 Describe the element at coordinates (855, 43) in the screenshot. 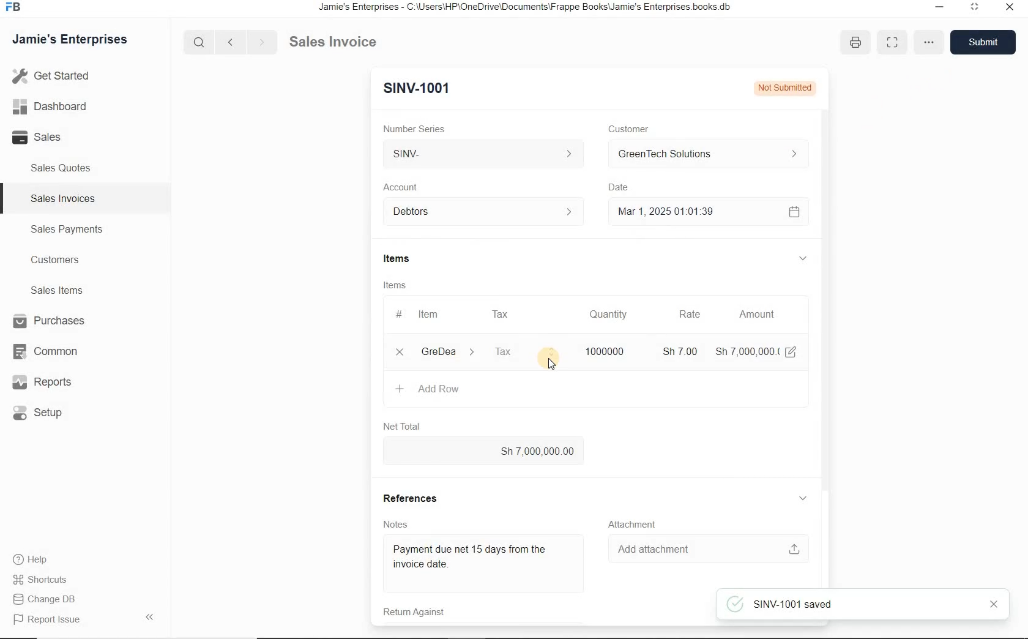

I see `print` at that location.